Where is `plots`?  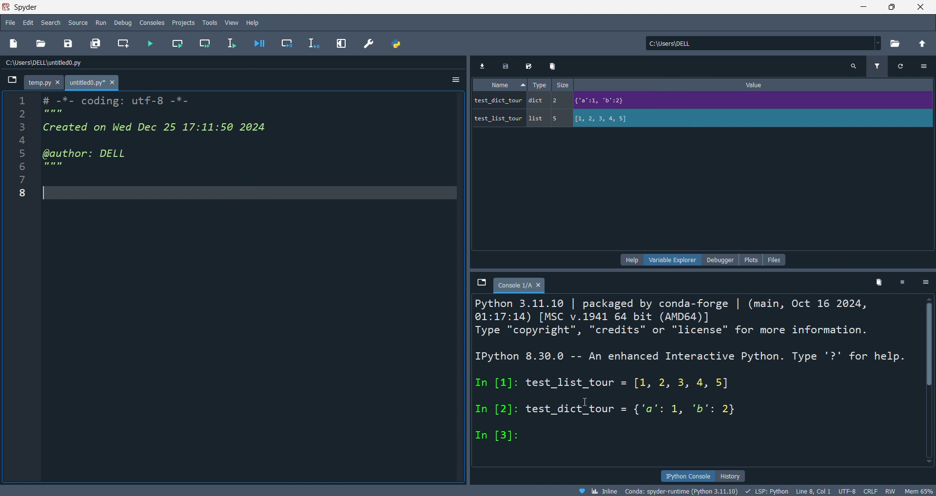 plots is located at coordinates (753, 259).